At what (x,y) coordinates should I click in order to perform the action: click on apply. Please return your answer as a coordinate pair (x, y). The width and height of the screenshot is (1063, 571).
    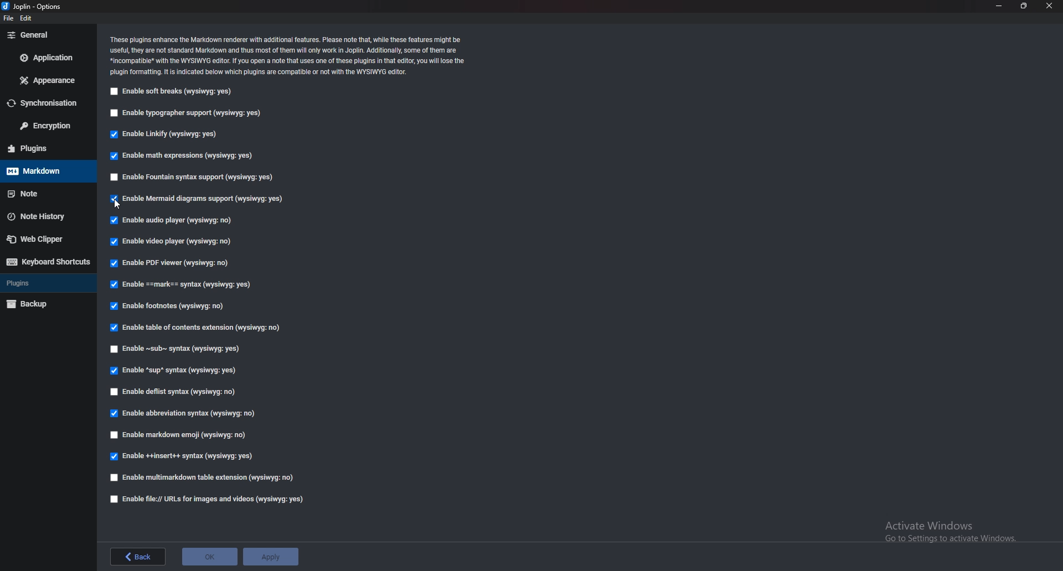
    Looking at the image, I should click on (270, 555).